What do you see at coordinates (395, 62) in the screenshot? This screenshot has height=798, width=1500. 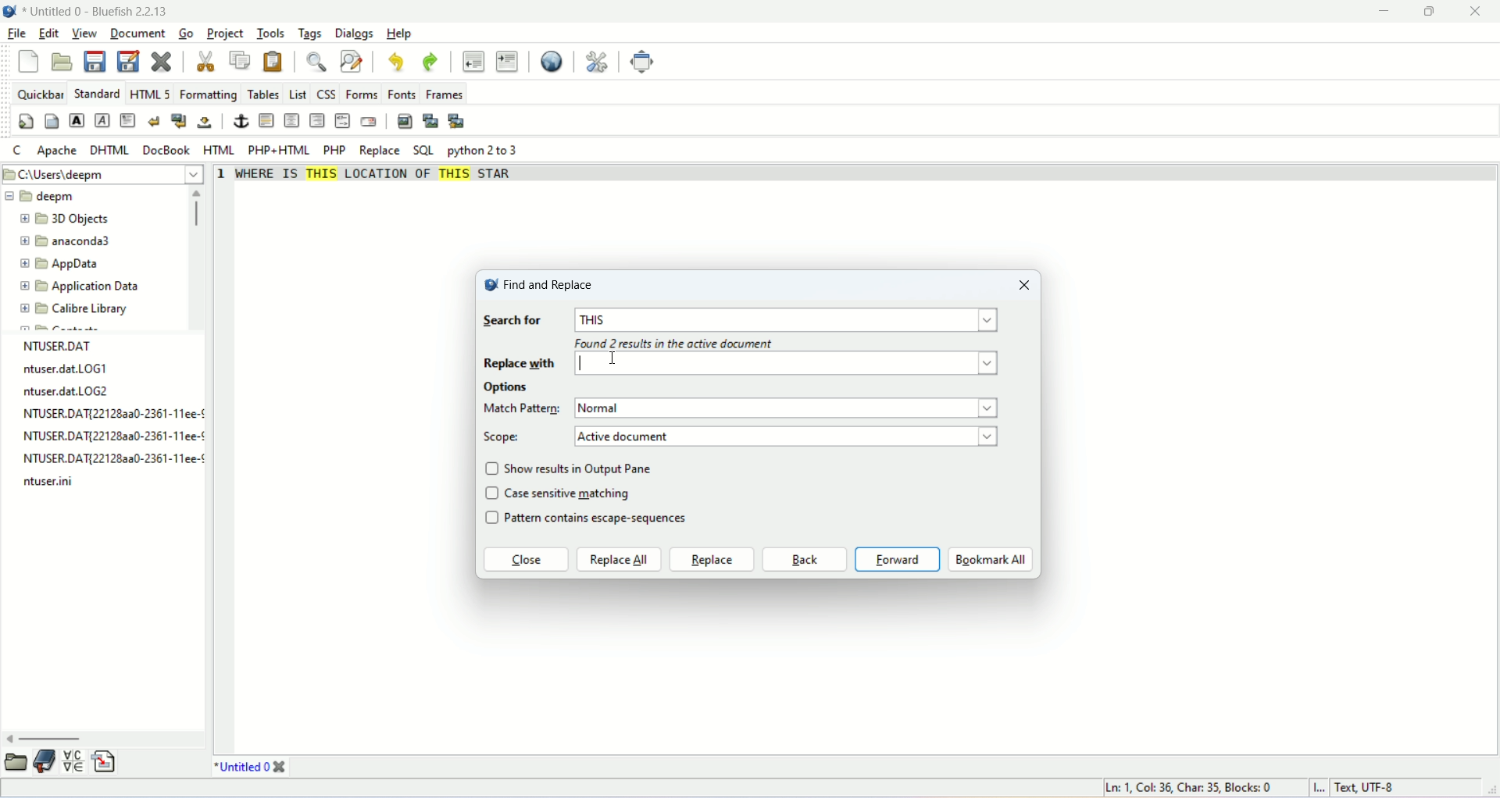 I see `undo` at bounding box center [395, 62].